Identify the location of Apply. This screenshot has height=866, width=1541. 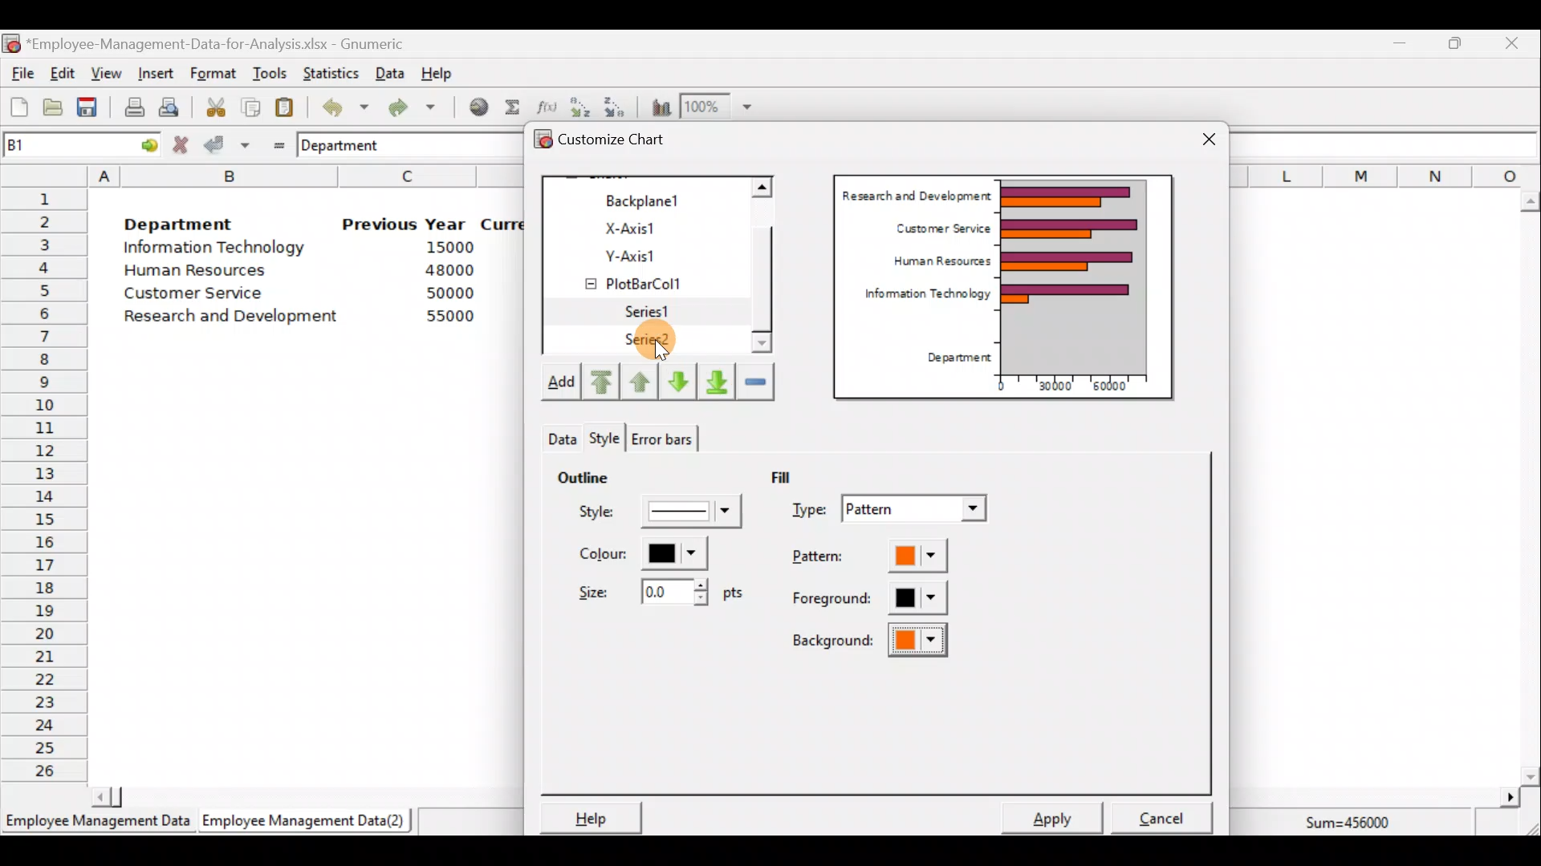
(1059, 816).